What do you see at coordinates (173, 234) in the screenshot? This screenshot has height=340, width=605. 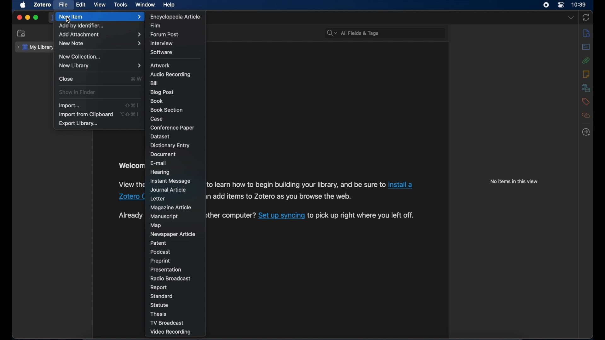 I see `newspaper article` at bounding box center [173, 234].